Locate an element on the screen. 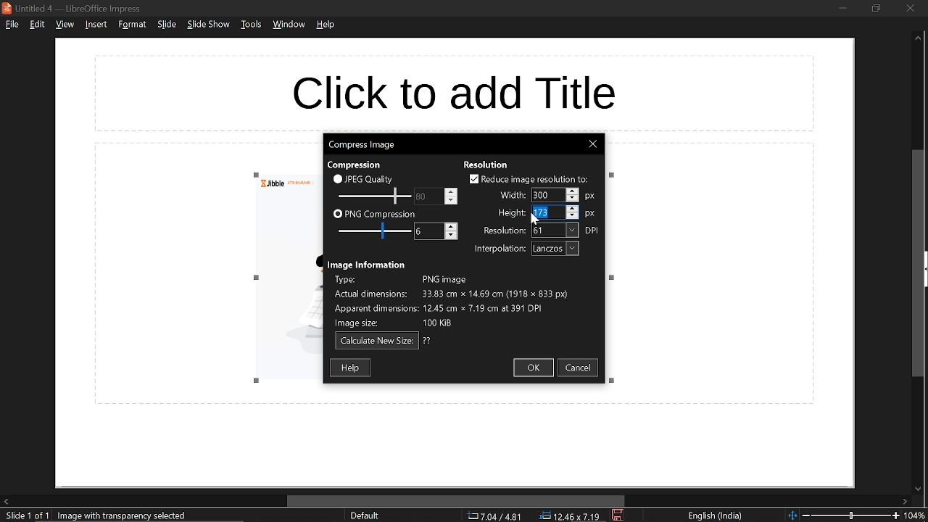 The width and height of the screenshot is (928, 522). text is located at coordinates (504, 230).